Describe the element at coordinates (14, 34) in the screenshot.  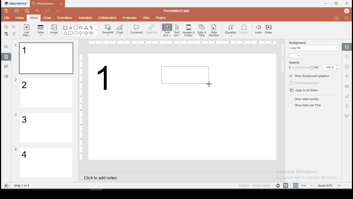
I see `clone formatting` at that location.